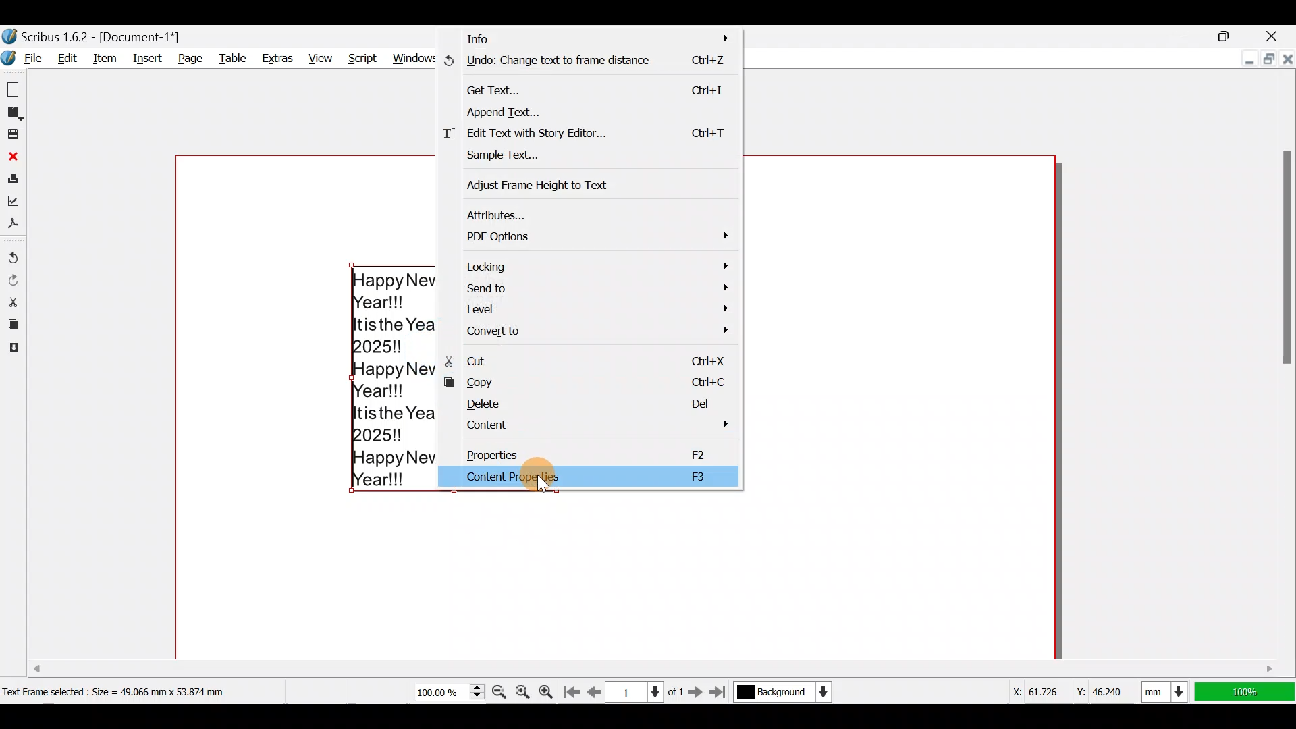  I want to click on View, so click(319, 55).